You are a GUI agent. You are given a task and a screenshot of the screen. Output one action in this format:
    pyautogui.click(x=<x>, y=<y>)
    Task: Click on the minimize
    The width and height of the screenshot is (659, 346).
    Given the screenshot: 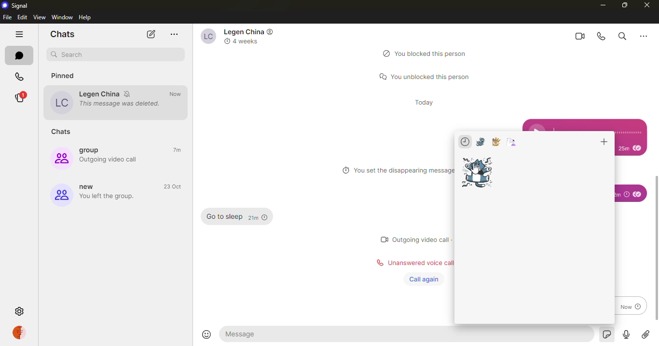 What is the action you would take?
    pyautogui.click(x=602, y=5)
    